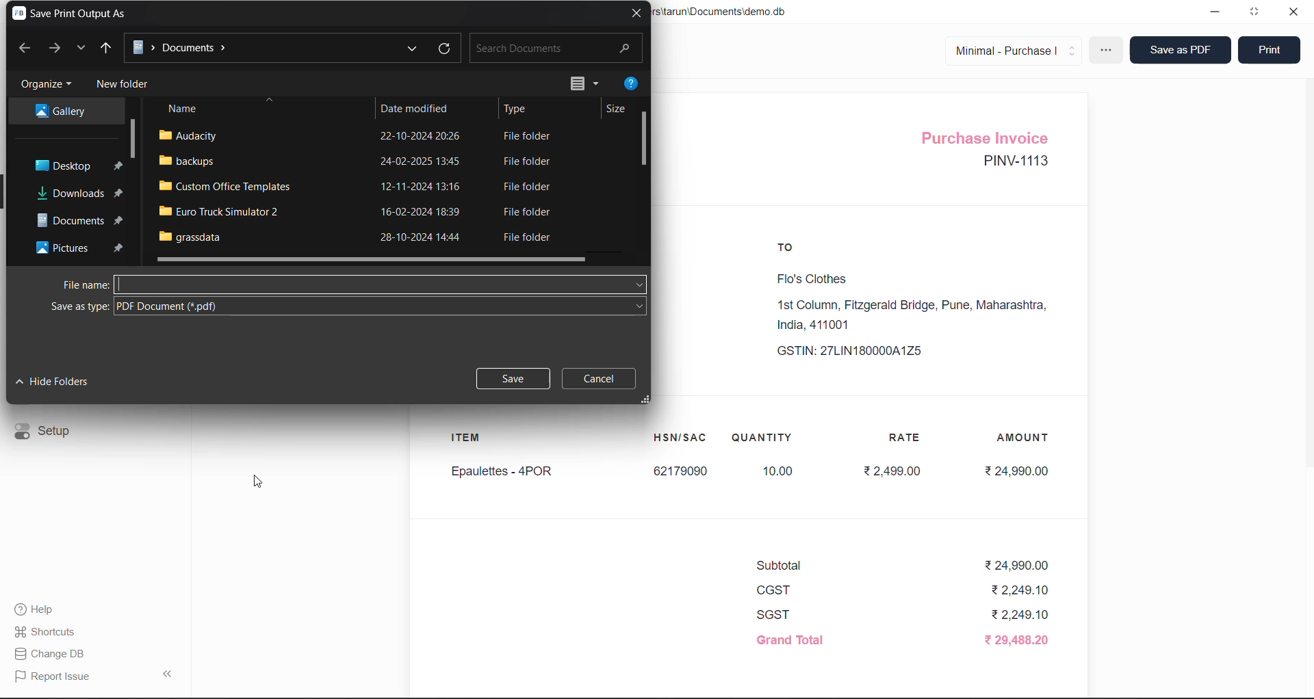 This screenshot has height=699, width=1314. What do you see at coordinates (79, 308) in the screenshot?
I see `Save as type:` at bounding box center [79, 308].